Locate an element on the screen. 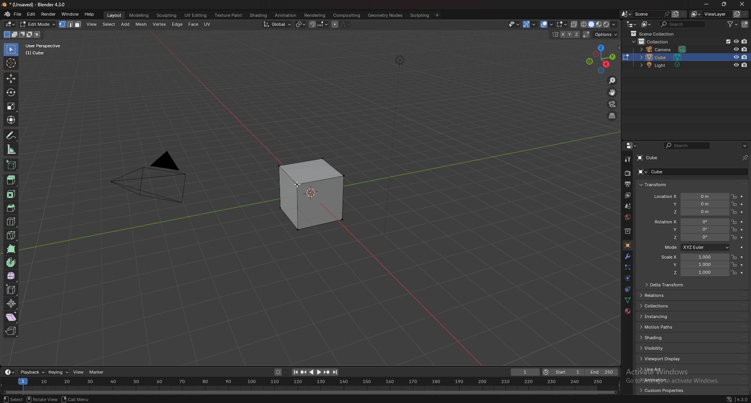  animate property is located at coordinates (742, 196).